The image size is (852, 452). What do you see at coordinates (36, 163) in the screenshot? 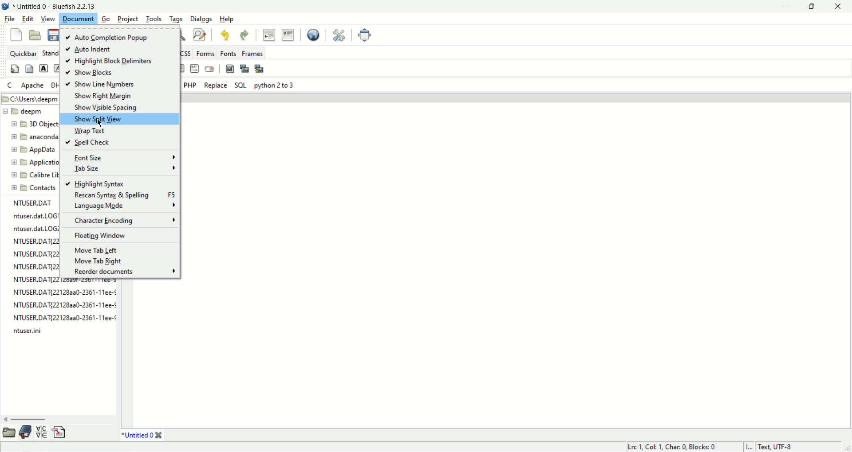
I see `folder name` at bounding box center [36, 163].